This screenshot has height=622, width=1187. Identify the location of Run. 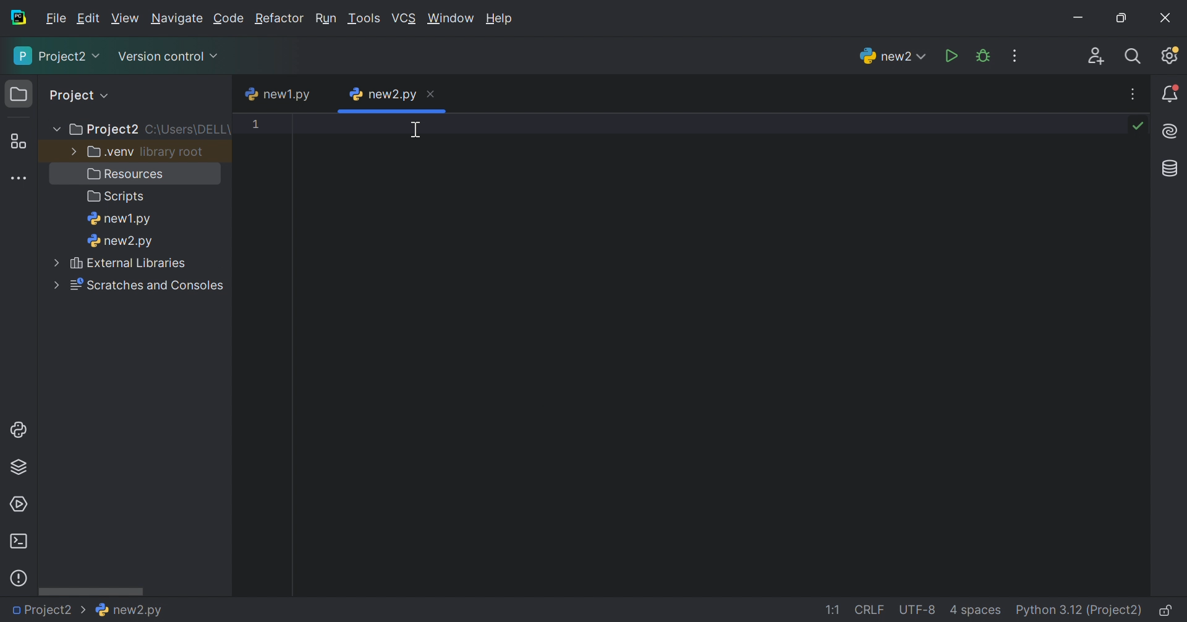
(952, 56).